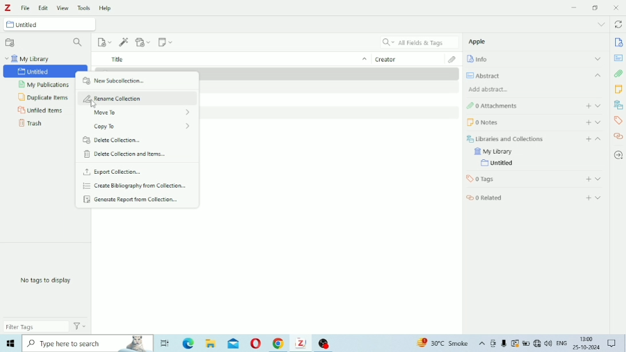 Image resolution: width=626 pixels, height=352 pixels. What do you see at coordinates (210, 343) in the screenshot?
I see `` at bounding box center [210, 343].